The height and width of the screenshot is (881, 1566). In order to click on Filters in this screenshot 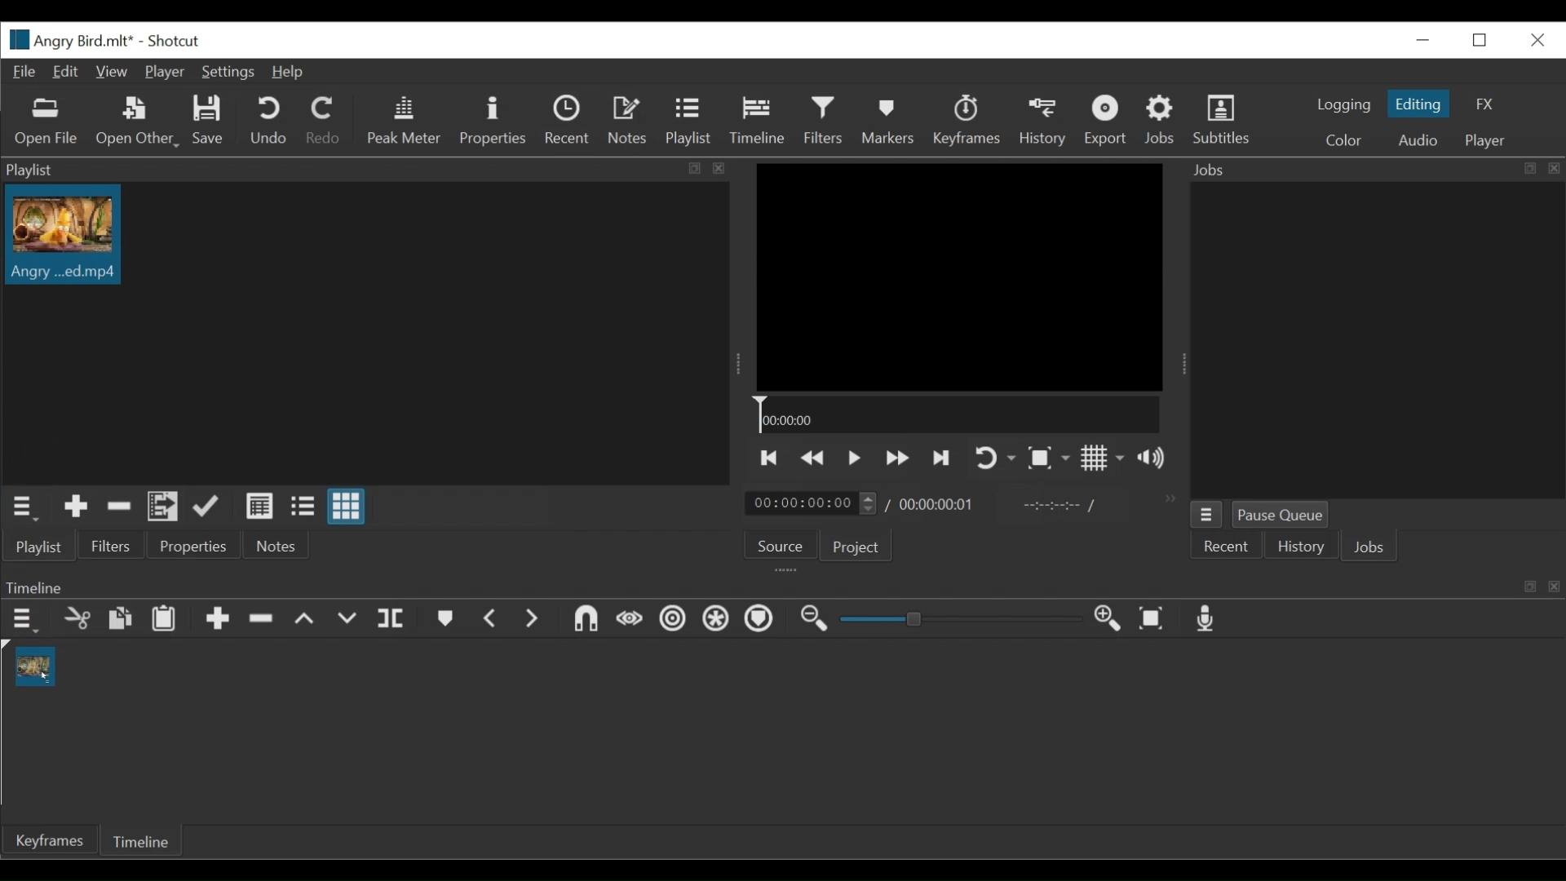, I will do `click(825, 121)`.